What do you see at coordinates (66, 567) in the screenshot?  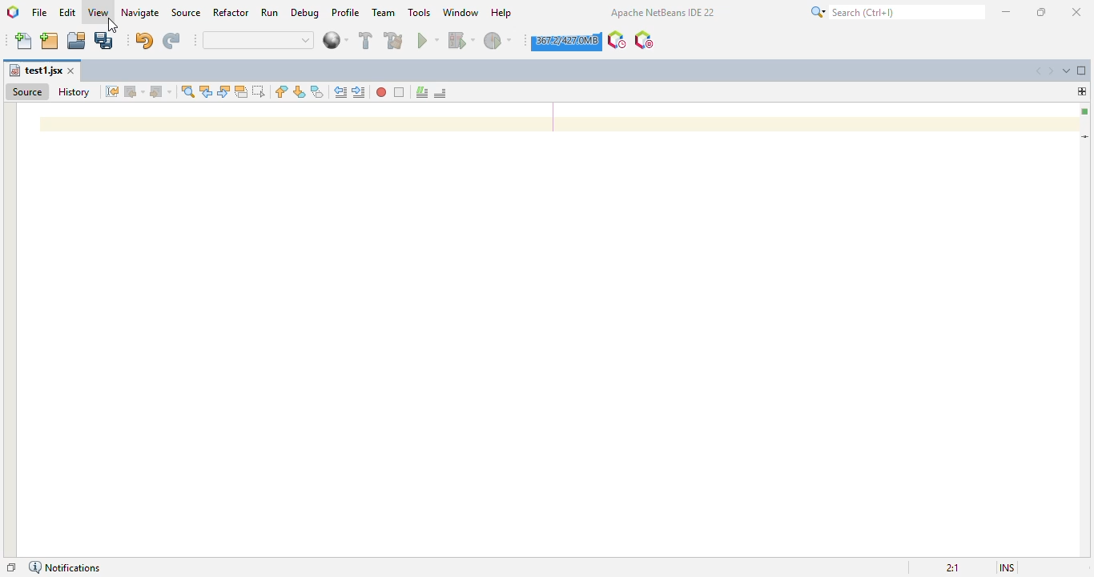 I see `notifications` at bounding box center [66, 567].